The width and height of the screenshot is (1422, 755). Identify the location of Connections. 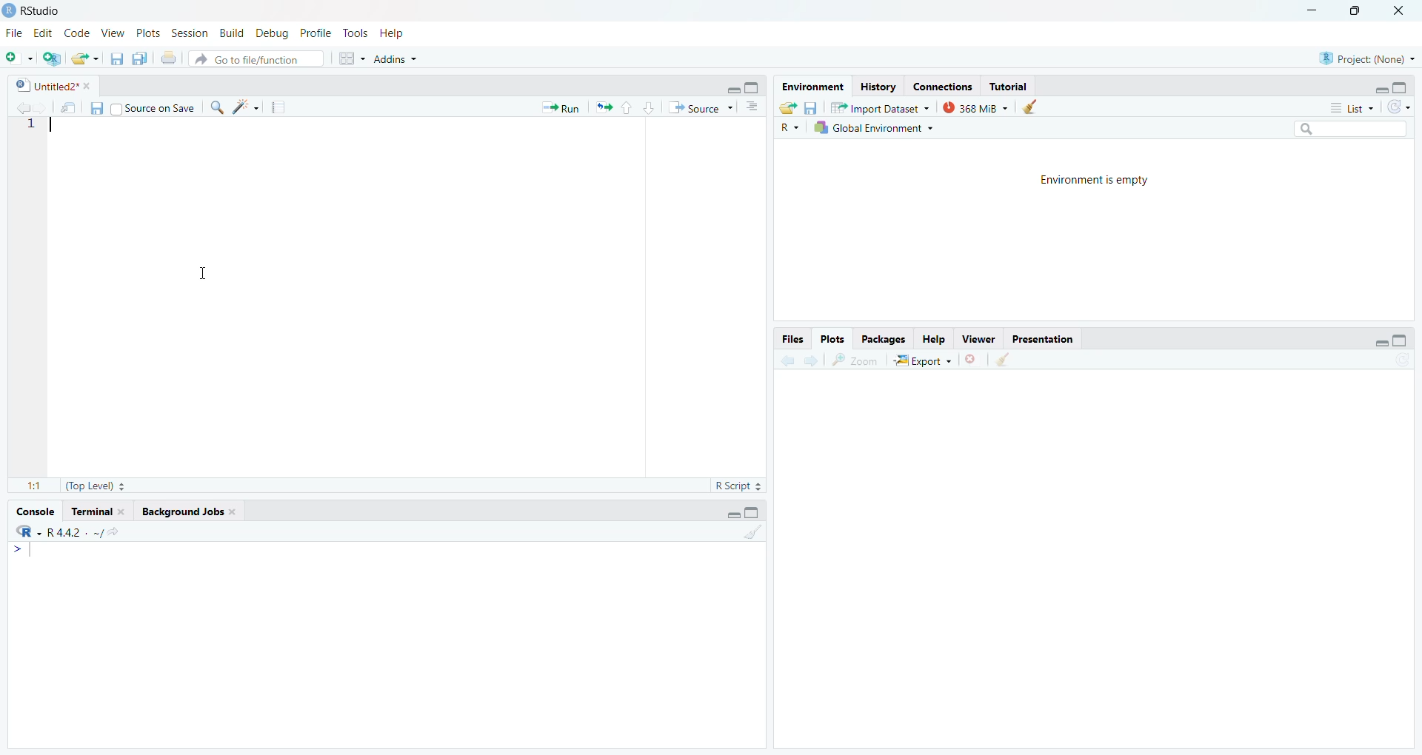
(947, 86).